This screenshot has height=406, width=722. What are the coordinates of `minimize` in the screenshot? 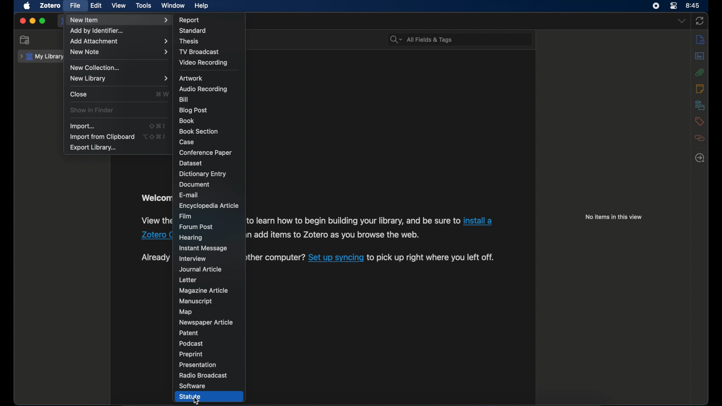 It's located at (32, 21).